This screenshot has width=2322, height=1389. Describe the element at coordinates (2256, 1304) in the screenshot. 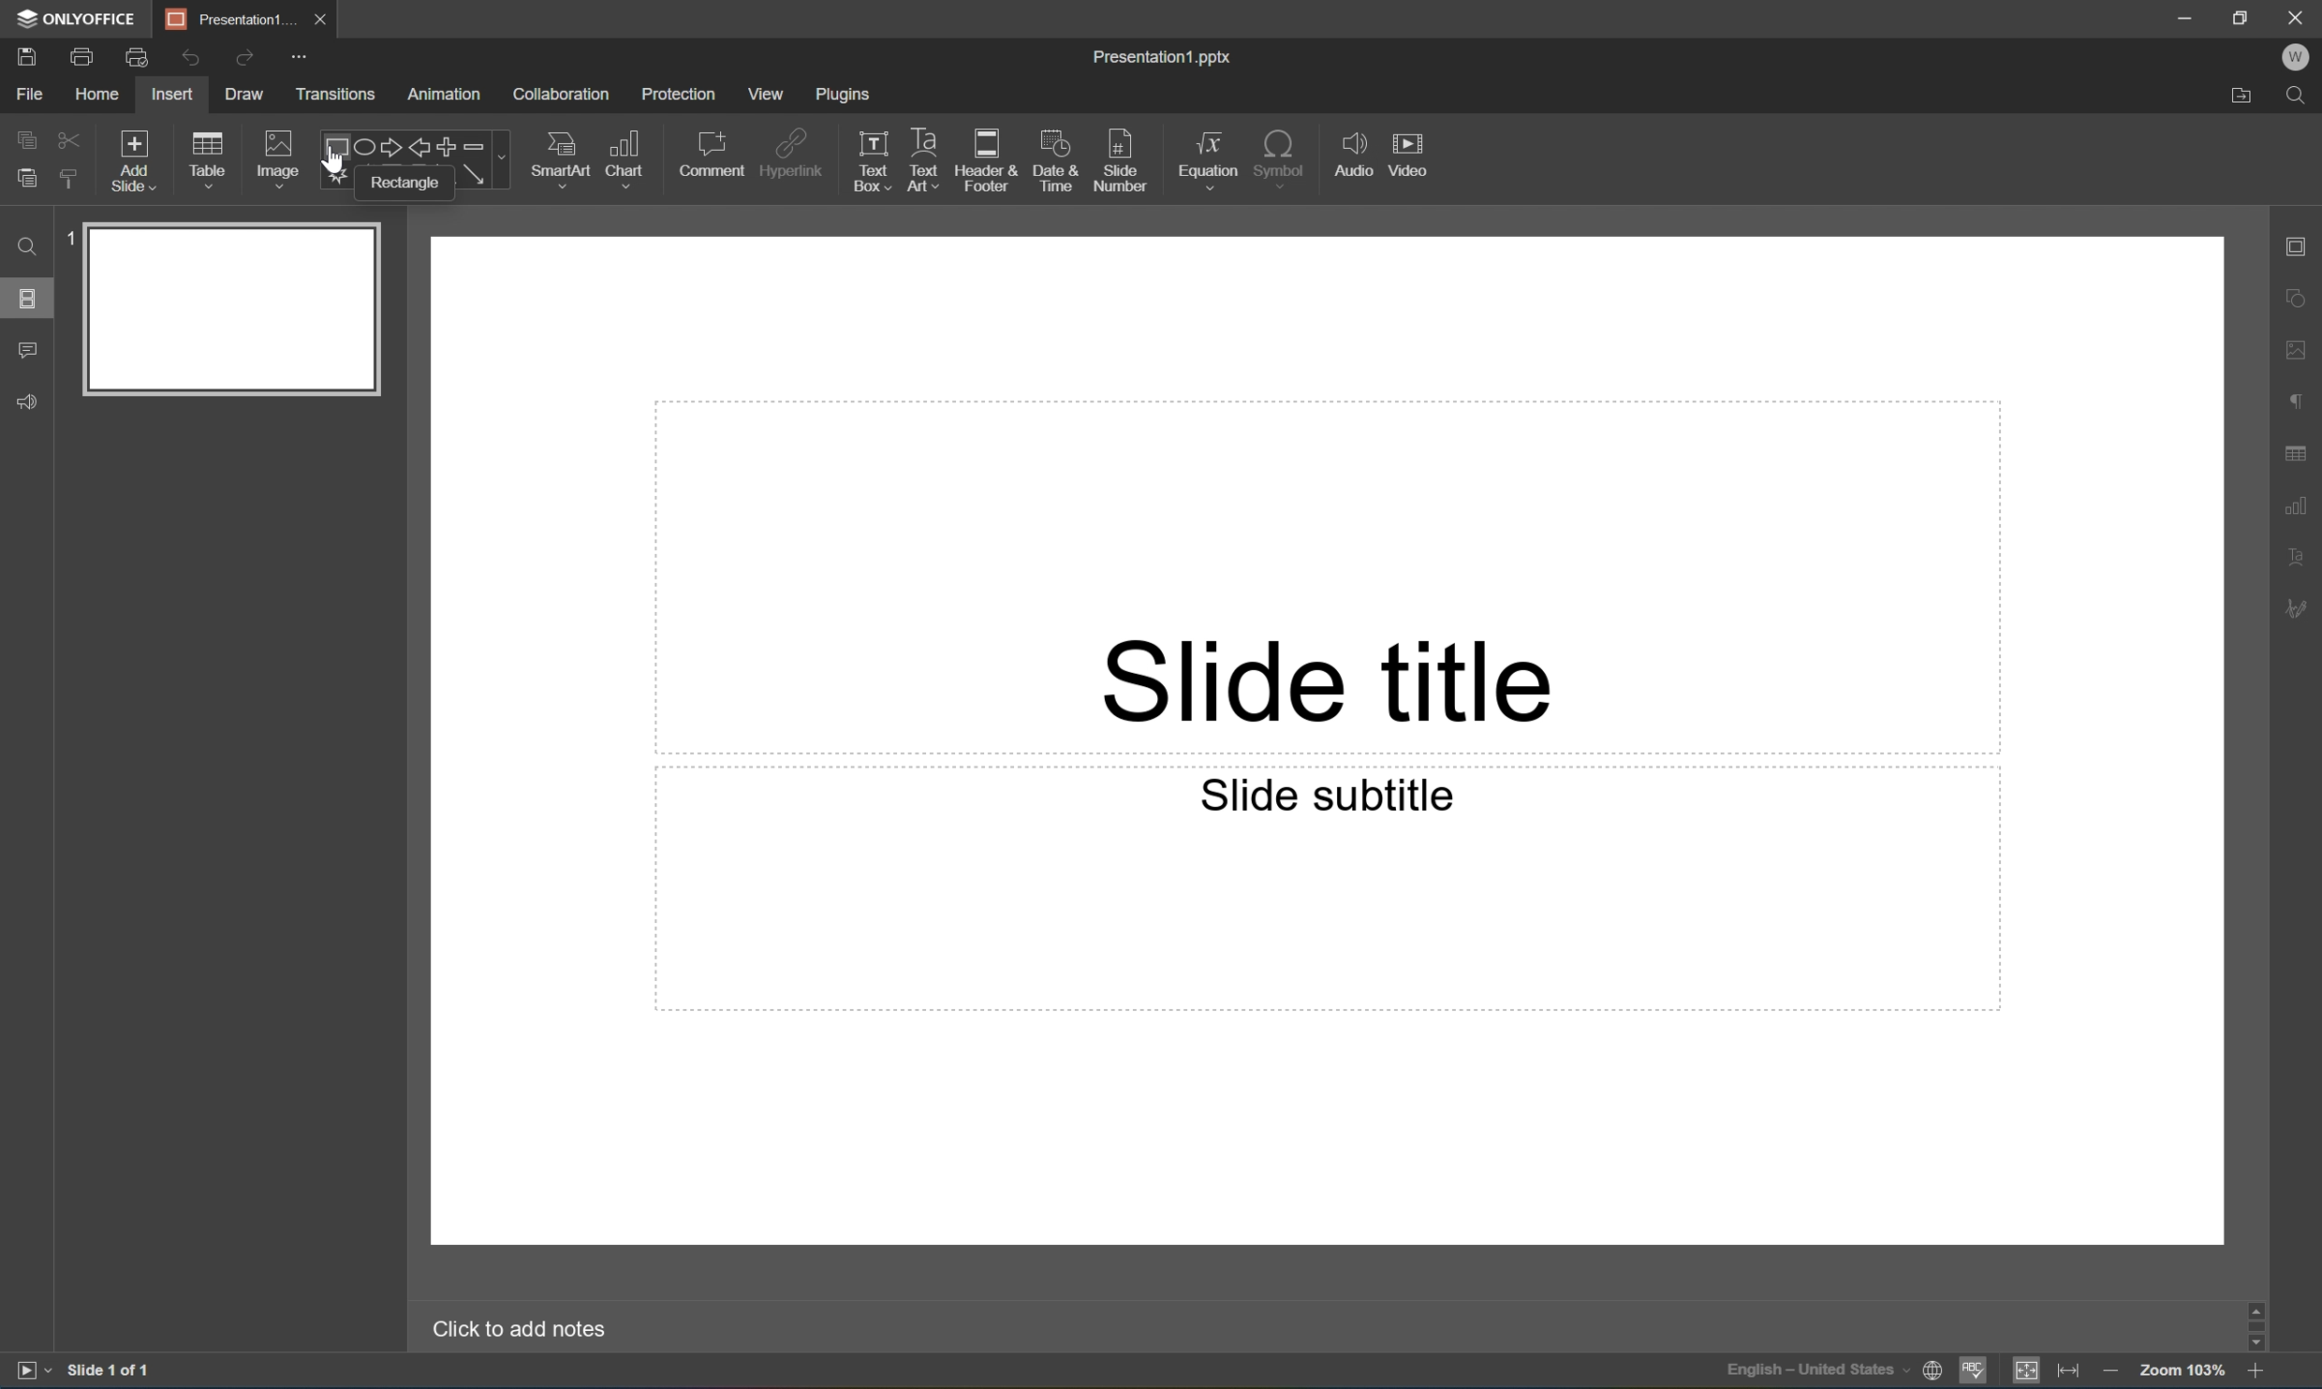

I see `Scroll Up` at that location.